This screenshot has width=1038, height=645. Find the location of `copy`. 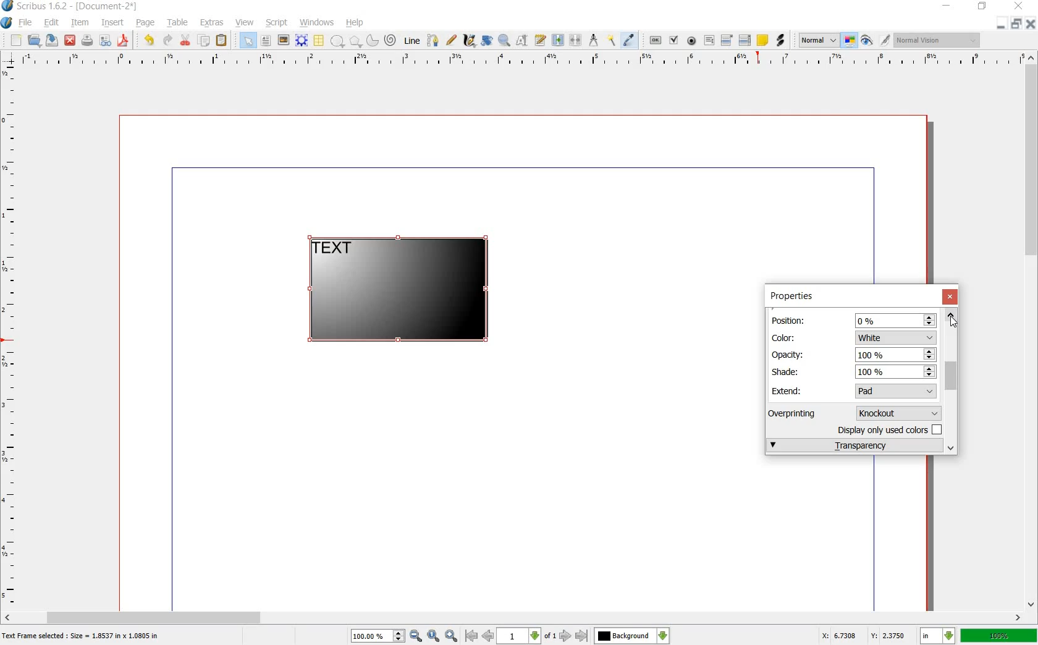

copy is located at coordinates (205, 41).